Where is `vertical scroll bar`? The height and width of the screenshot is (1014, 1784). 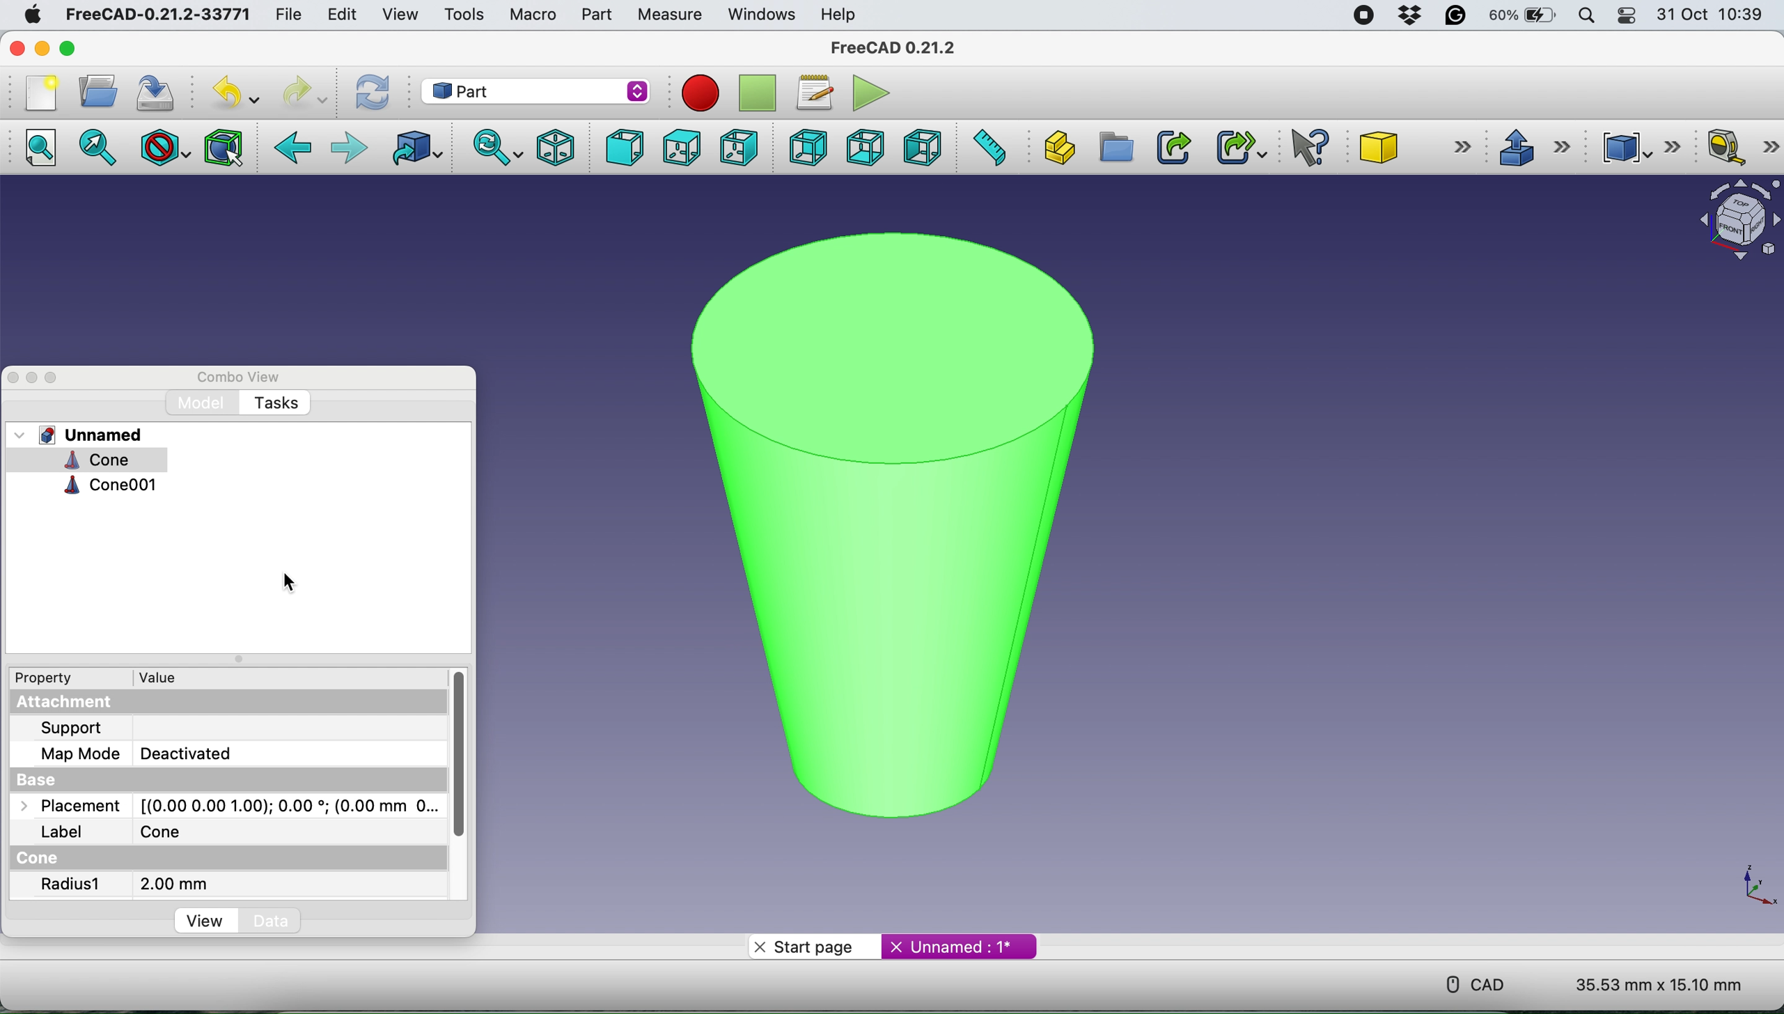 vertical scroll bar is located at coordinates (460, 760).